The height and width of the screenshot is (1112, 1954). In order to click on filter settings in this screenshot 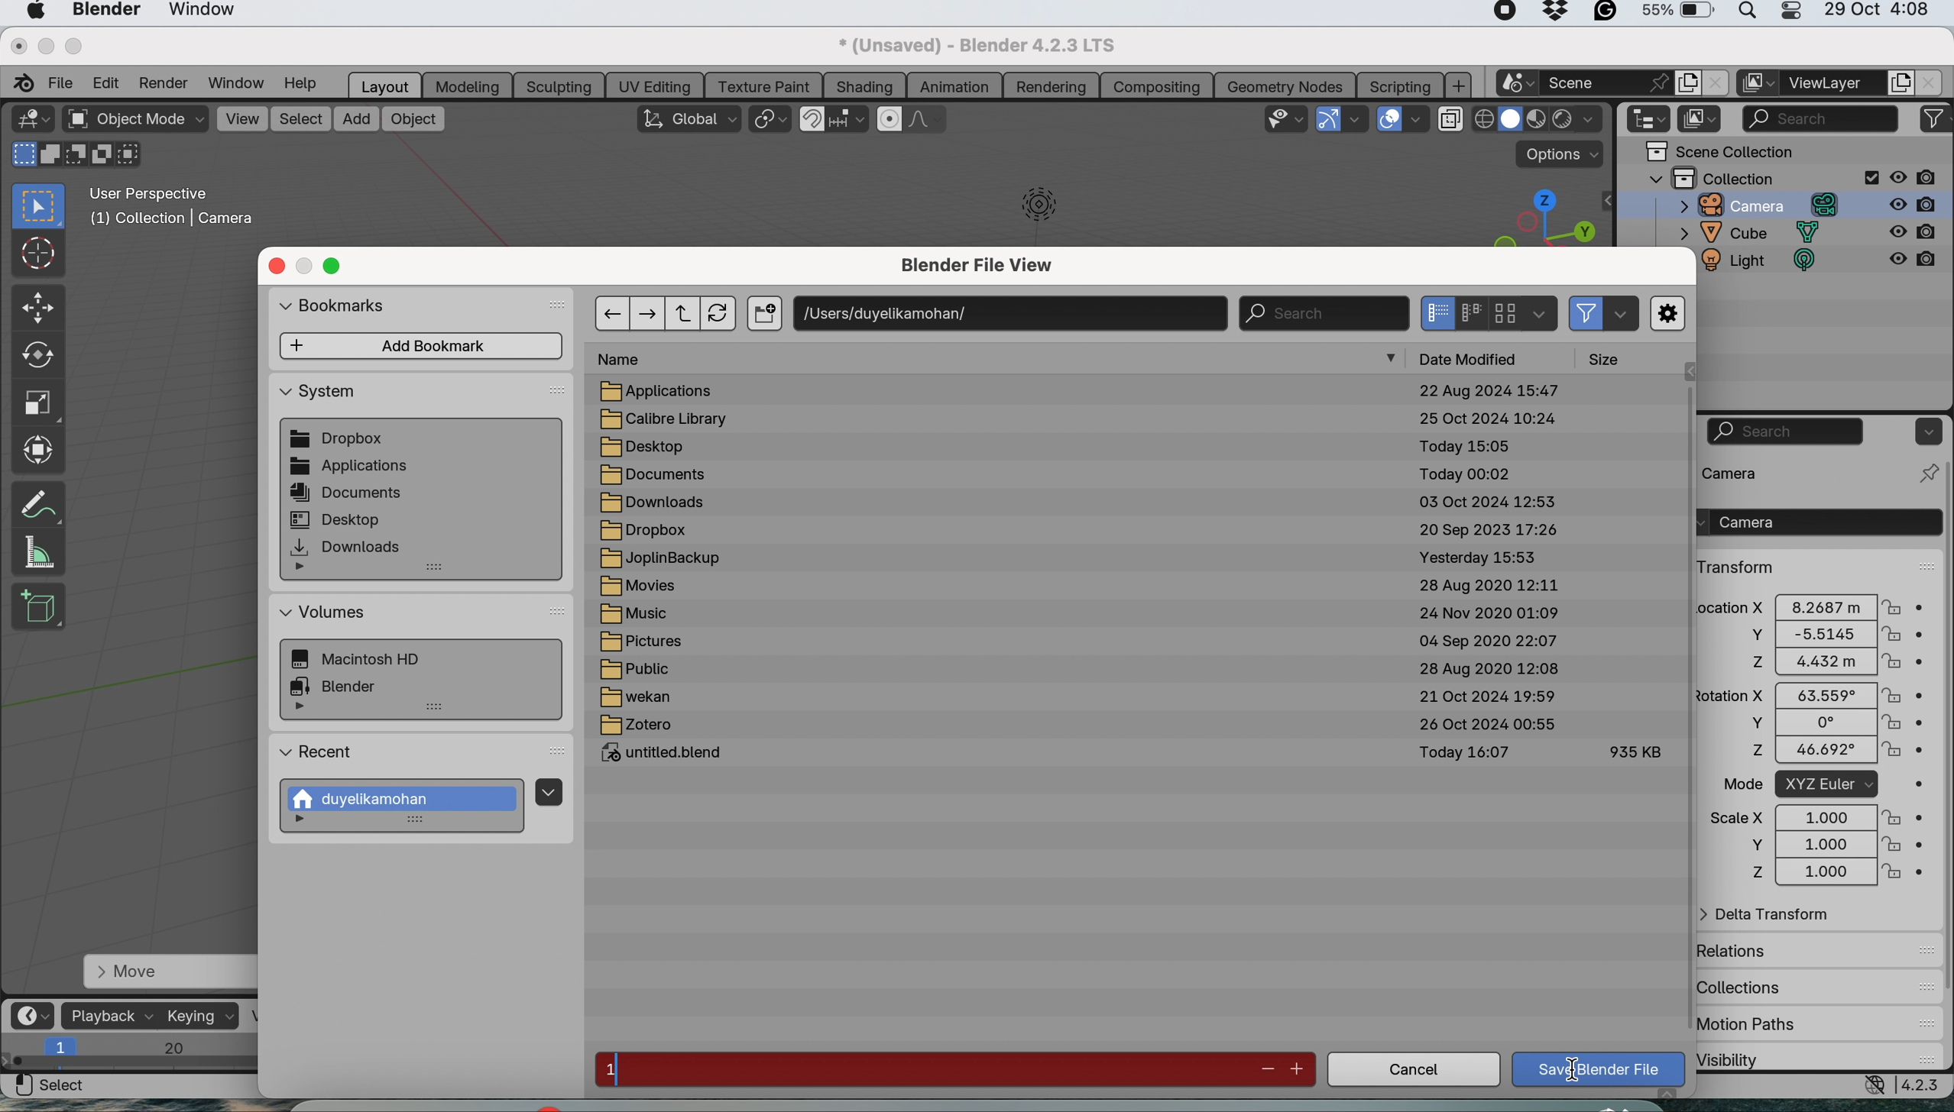, I will do `click(1620, 315)`.